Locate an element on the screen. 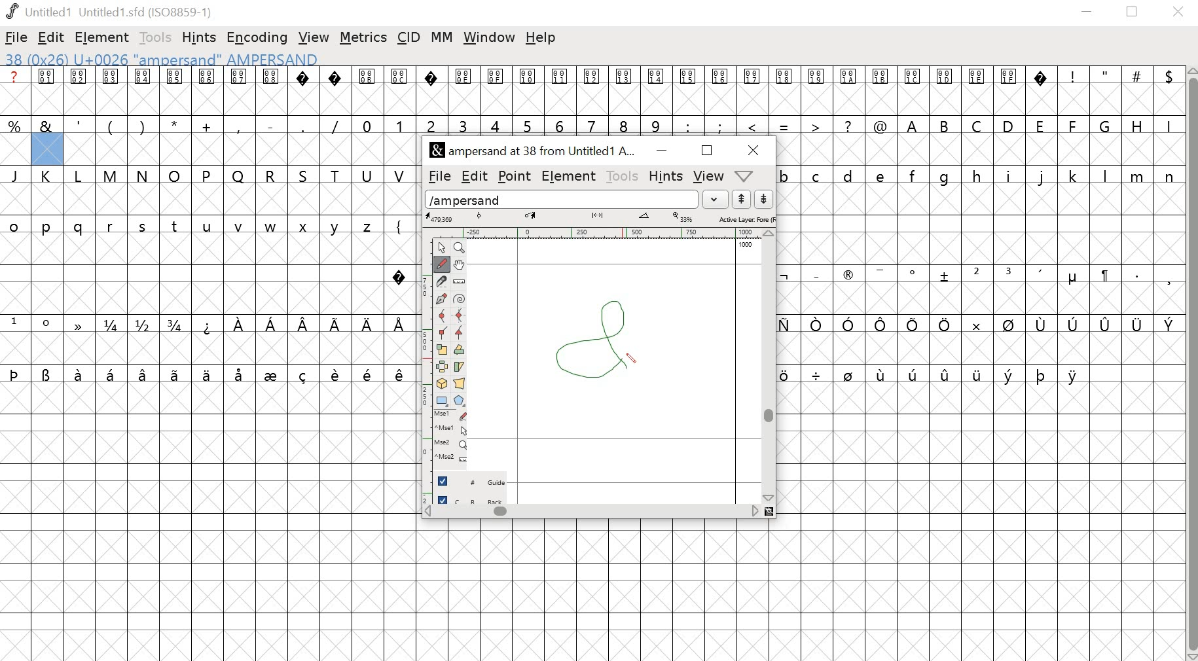  = is located at coordinates (785, 125).